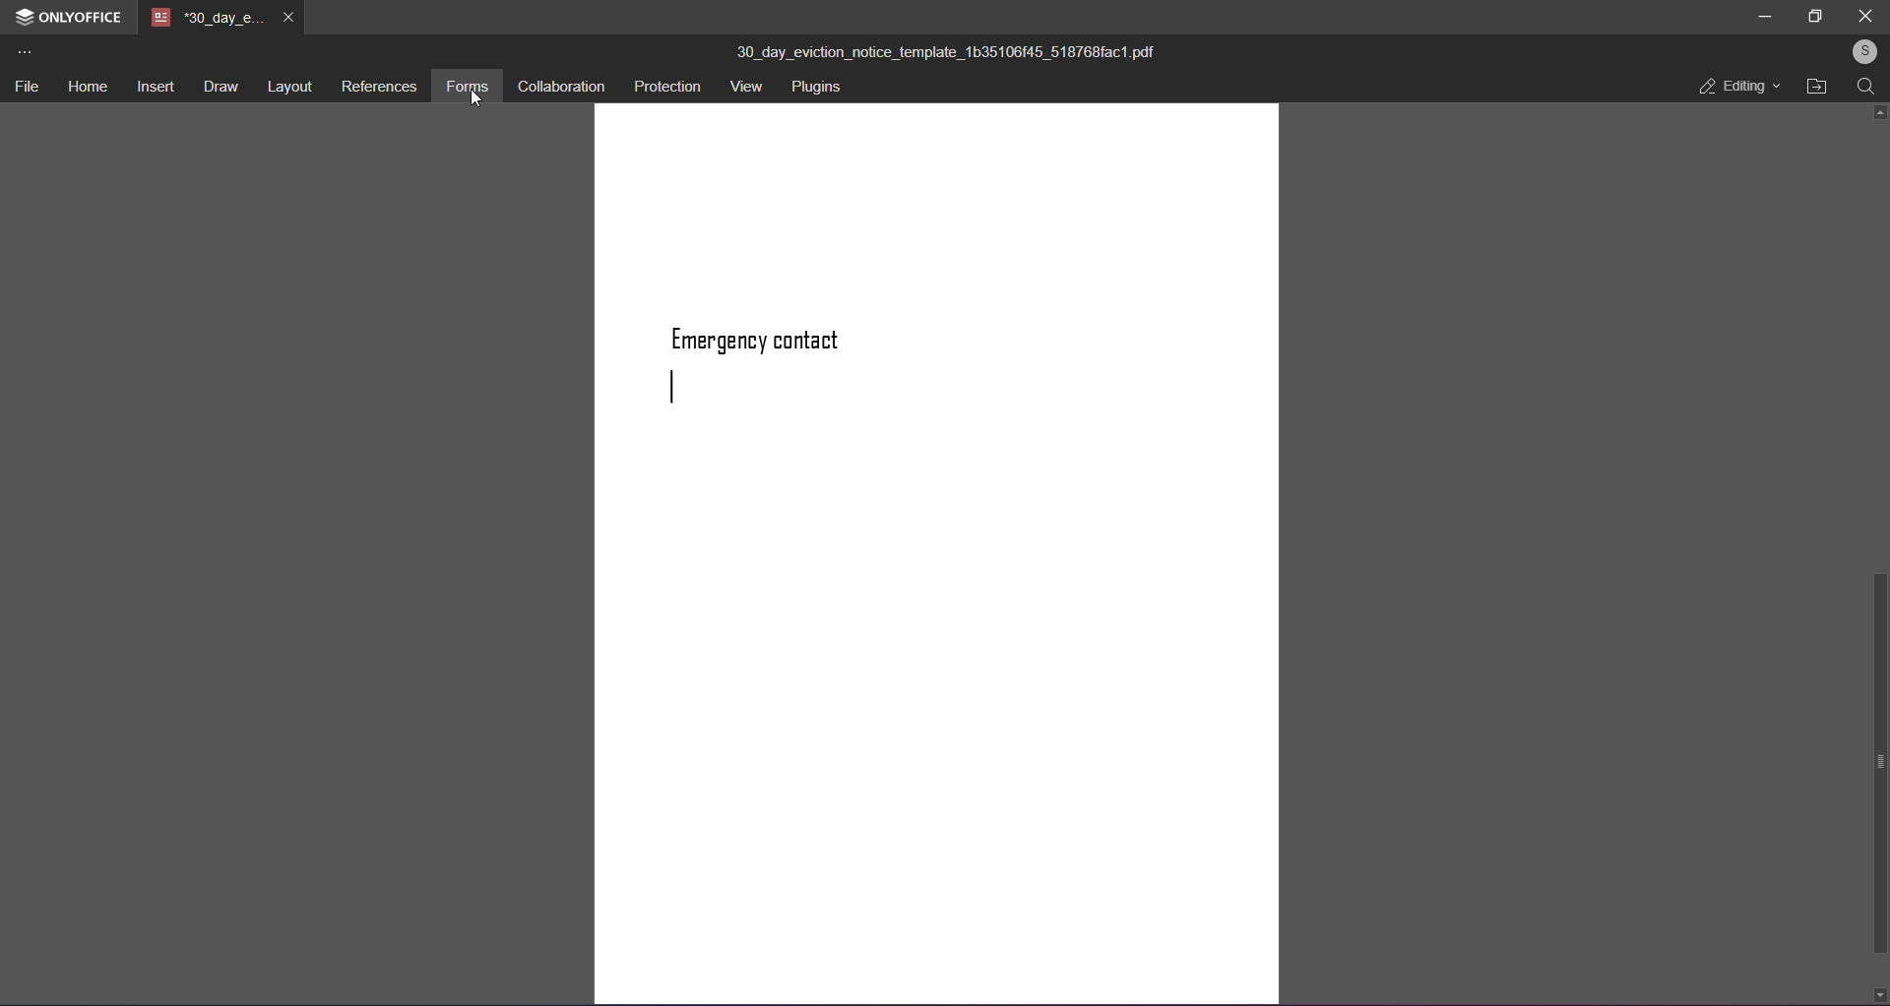 This screenshot has height=1006, width=1890. What do you see at coordinates (1878, 992) in the screenshot?
I see `down` at bounding box center [1878, 992].